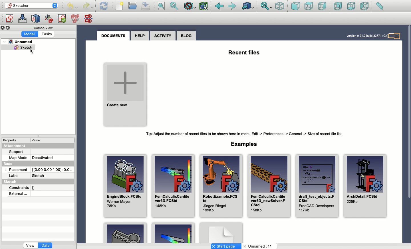 This screenshot has width=411, height=249. I want to click on Settings, so click(395, 36).